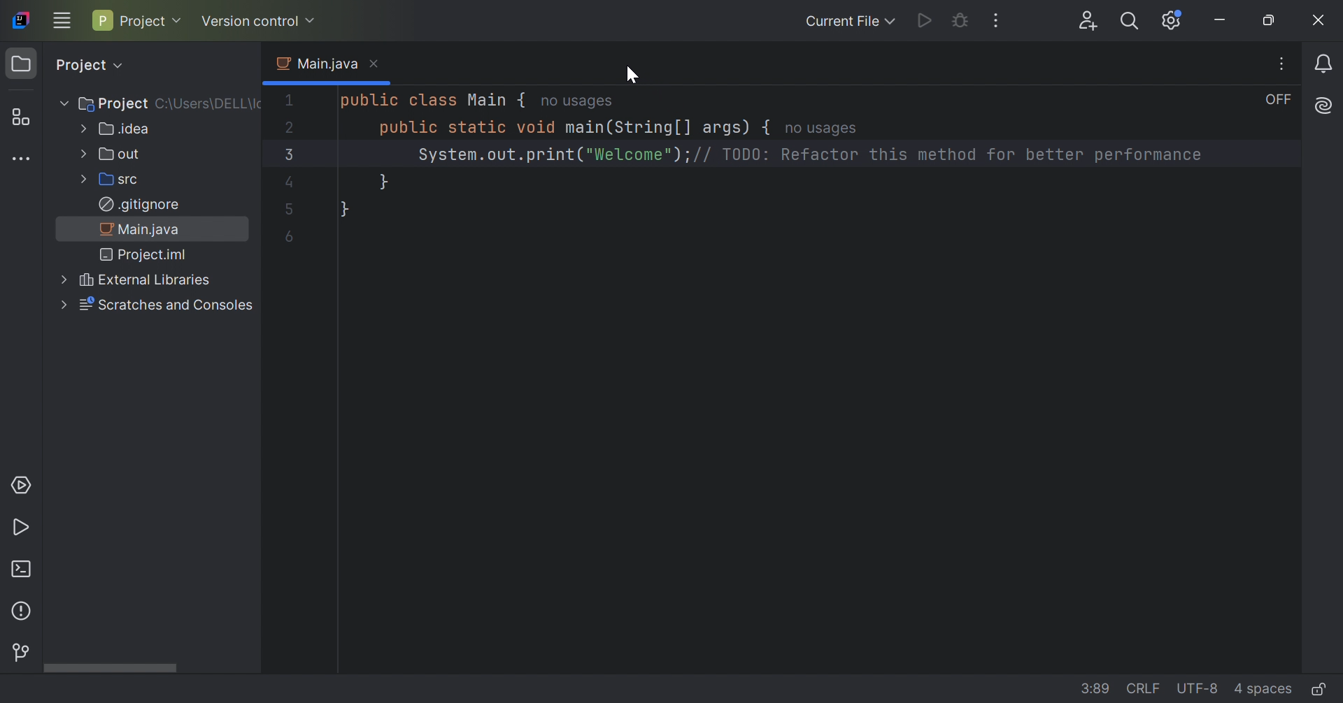  I want to click on 1, so click(290, 100).